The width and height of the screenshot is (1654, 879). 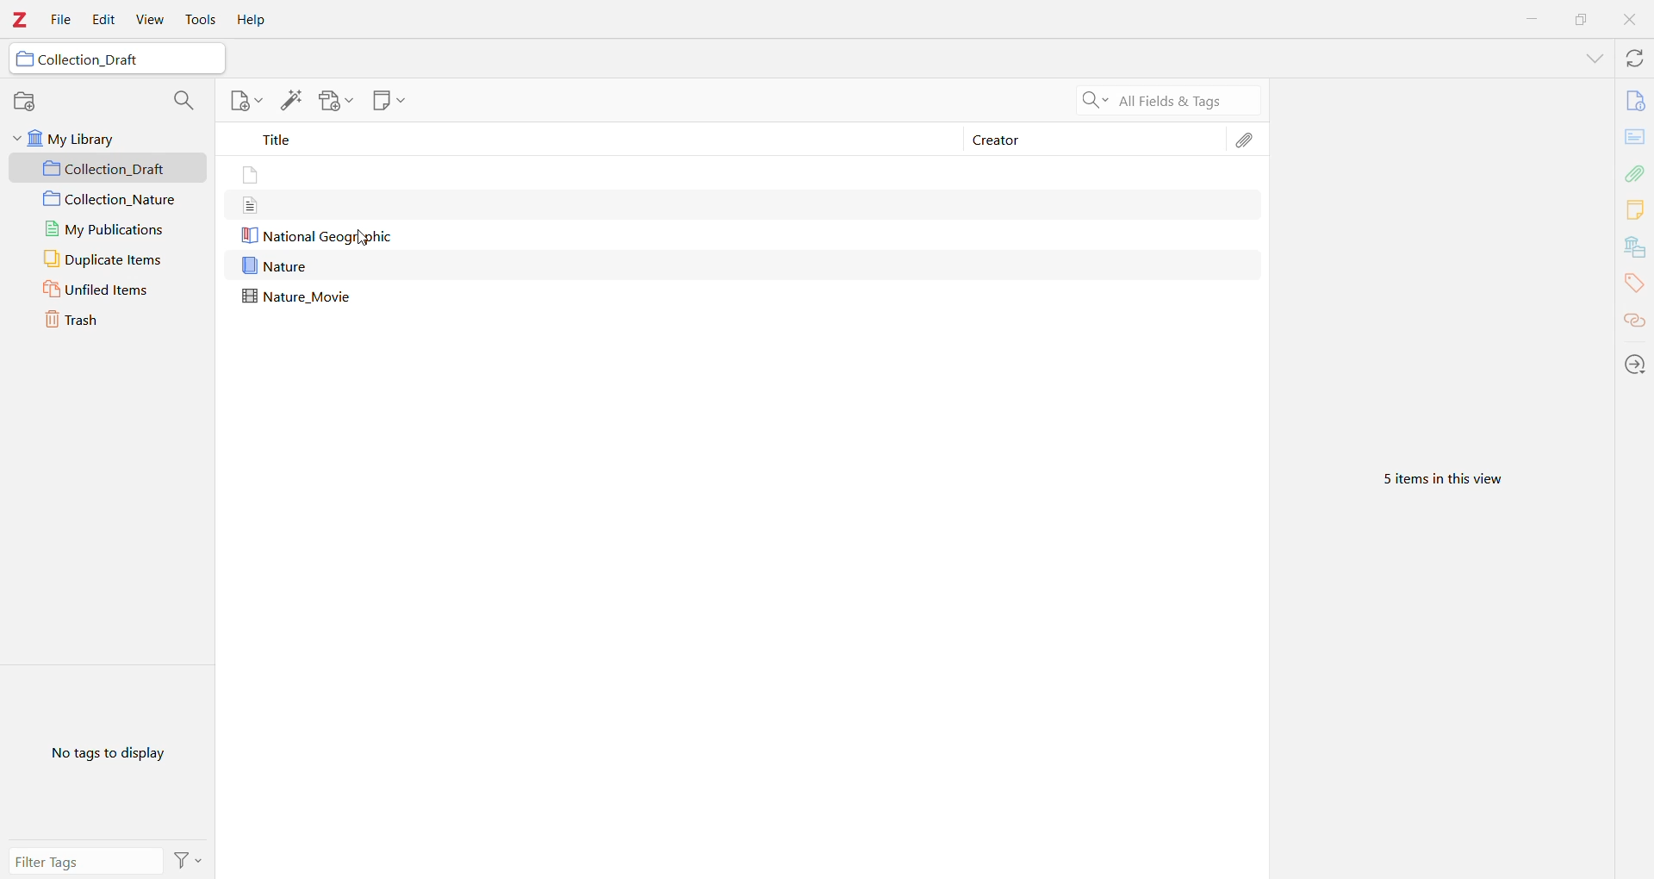 What do you see at coordinates (1594, 59) in the screenshot?
I see `Expand Section` at bounding box center [1594, 59].